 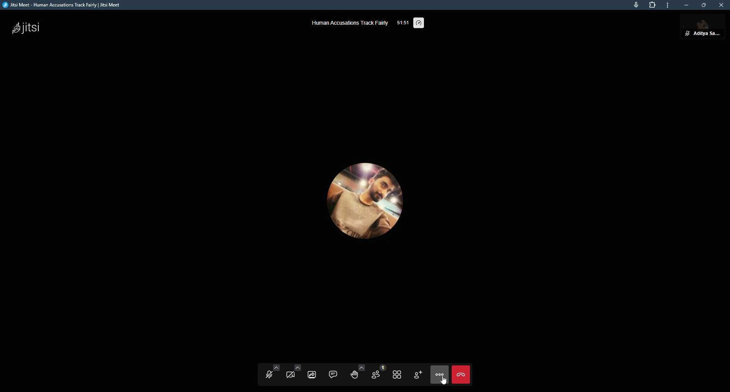 I want to click on more actions, so click(x=439, y=375).